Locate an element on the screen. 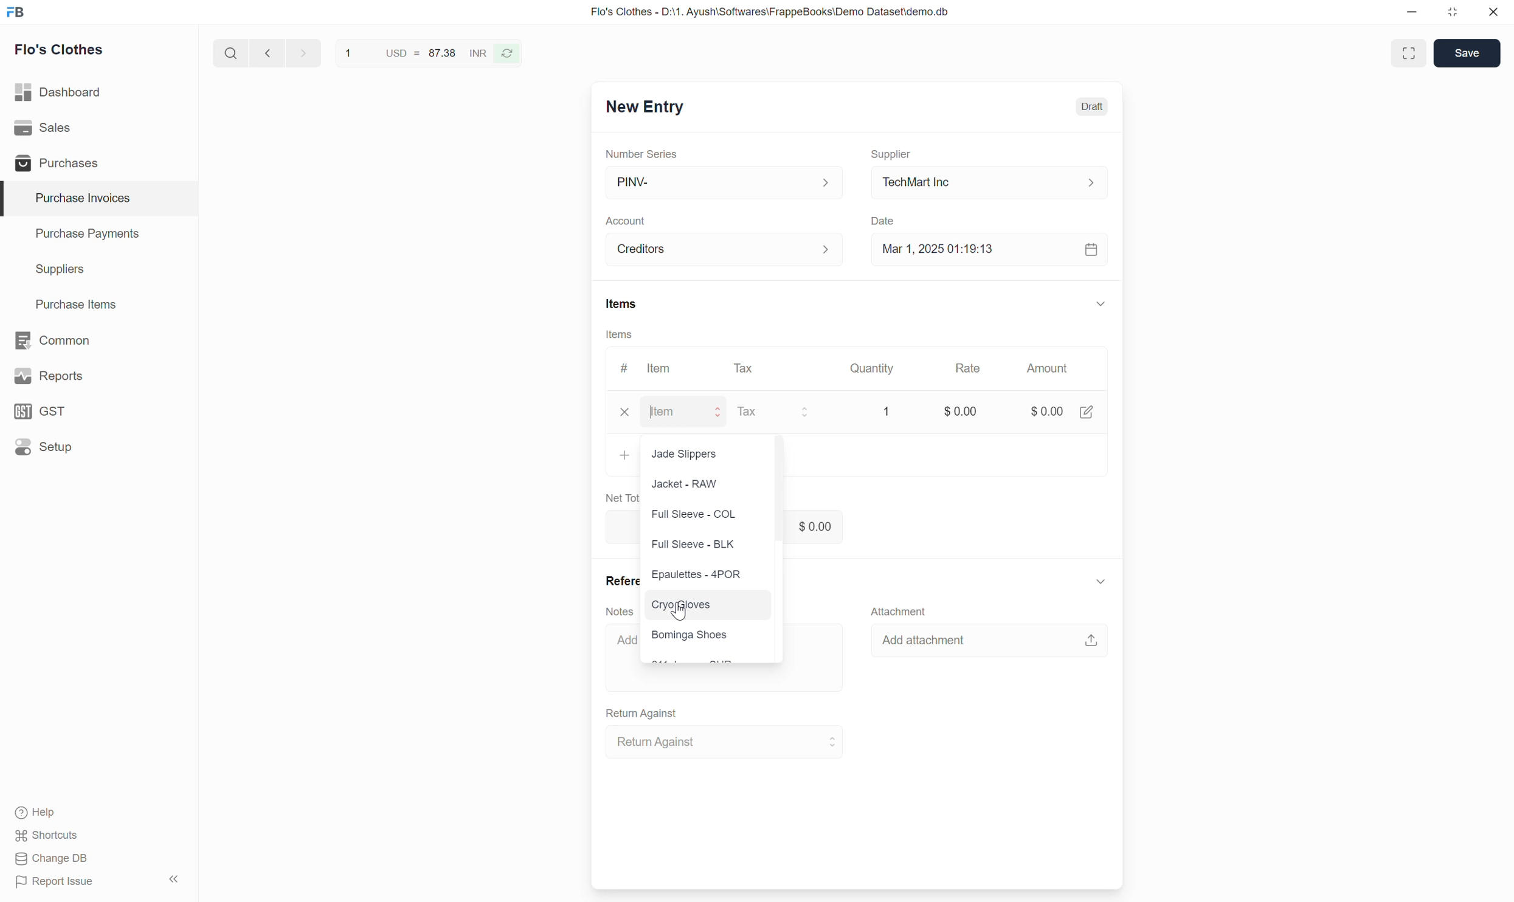 Image resolution: width=1514 pixels, height=902 pixels. PINV- is located at coordinates (720, 182).